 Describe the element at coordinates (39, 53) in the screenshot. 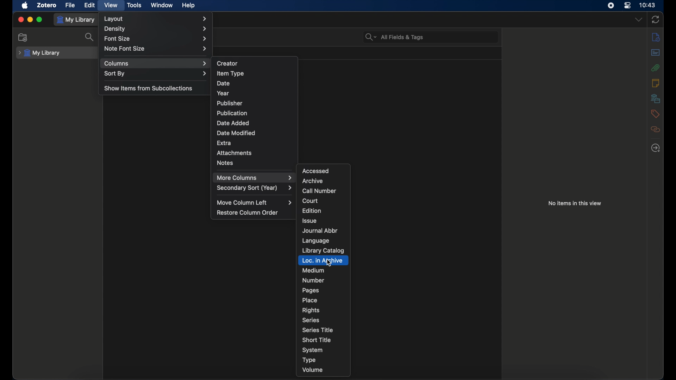

I see `my library` at that location.